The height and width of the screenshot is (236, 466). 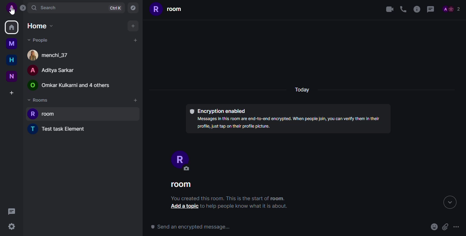 What do you see at coordinates (12, 27) in the screenshot?
I see `home` at bounding box center [12, 27].